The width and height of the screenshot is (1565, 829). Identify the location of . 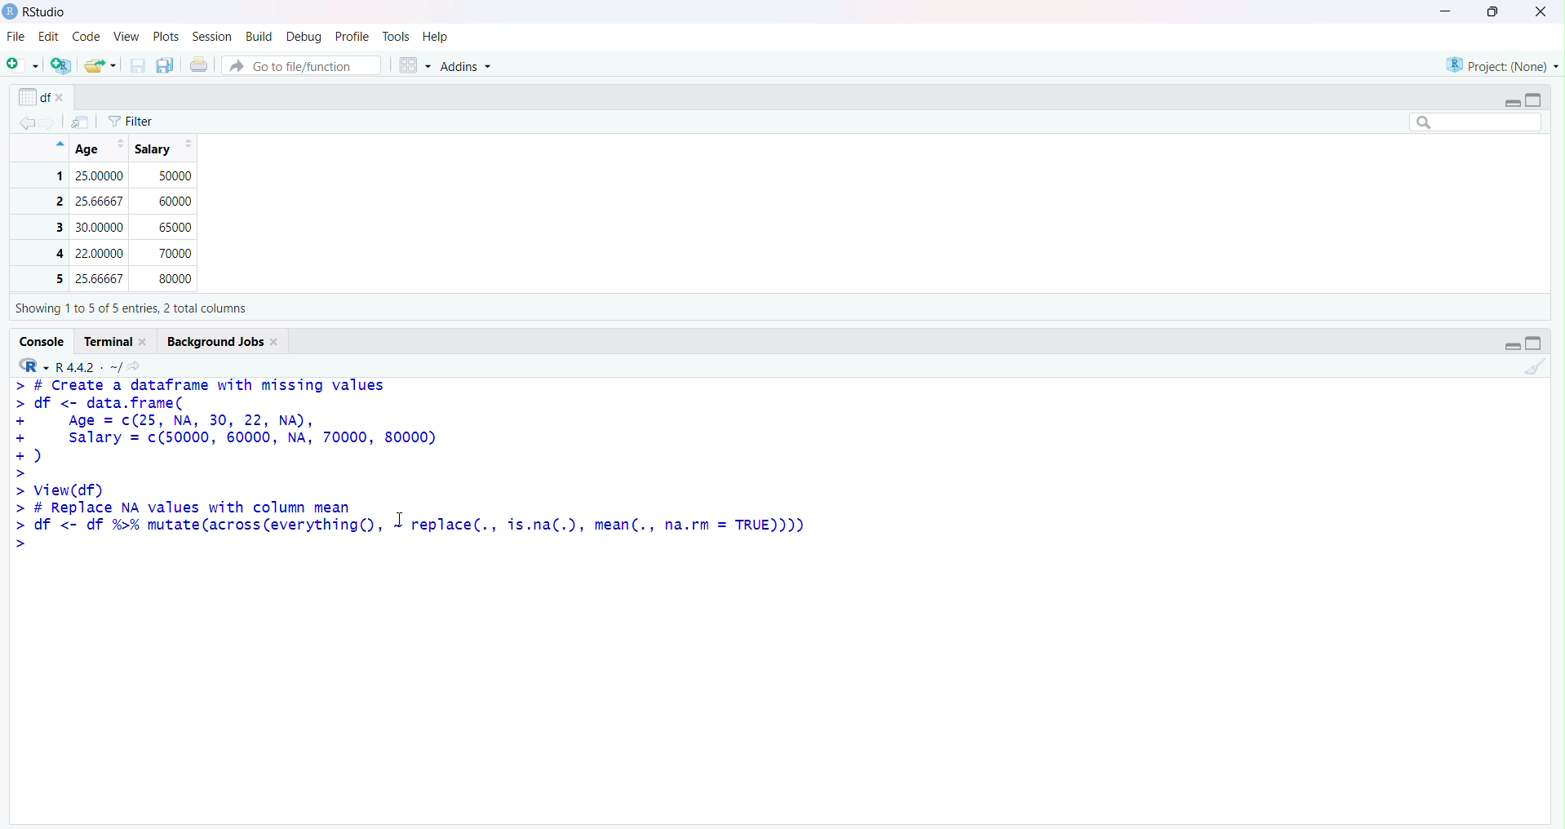
(299, 62).